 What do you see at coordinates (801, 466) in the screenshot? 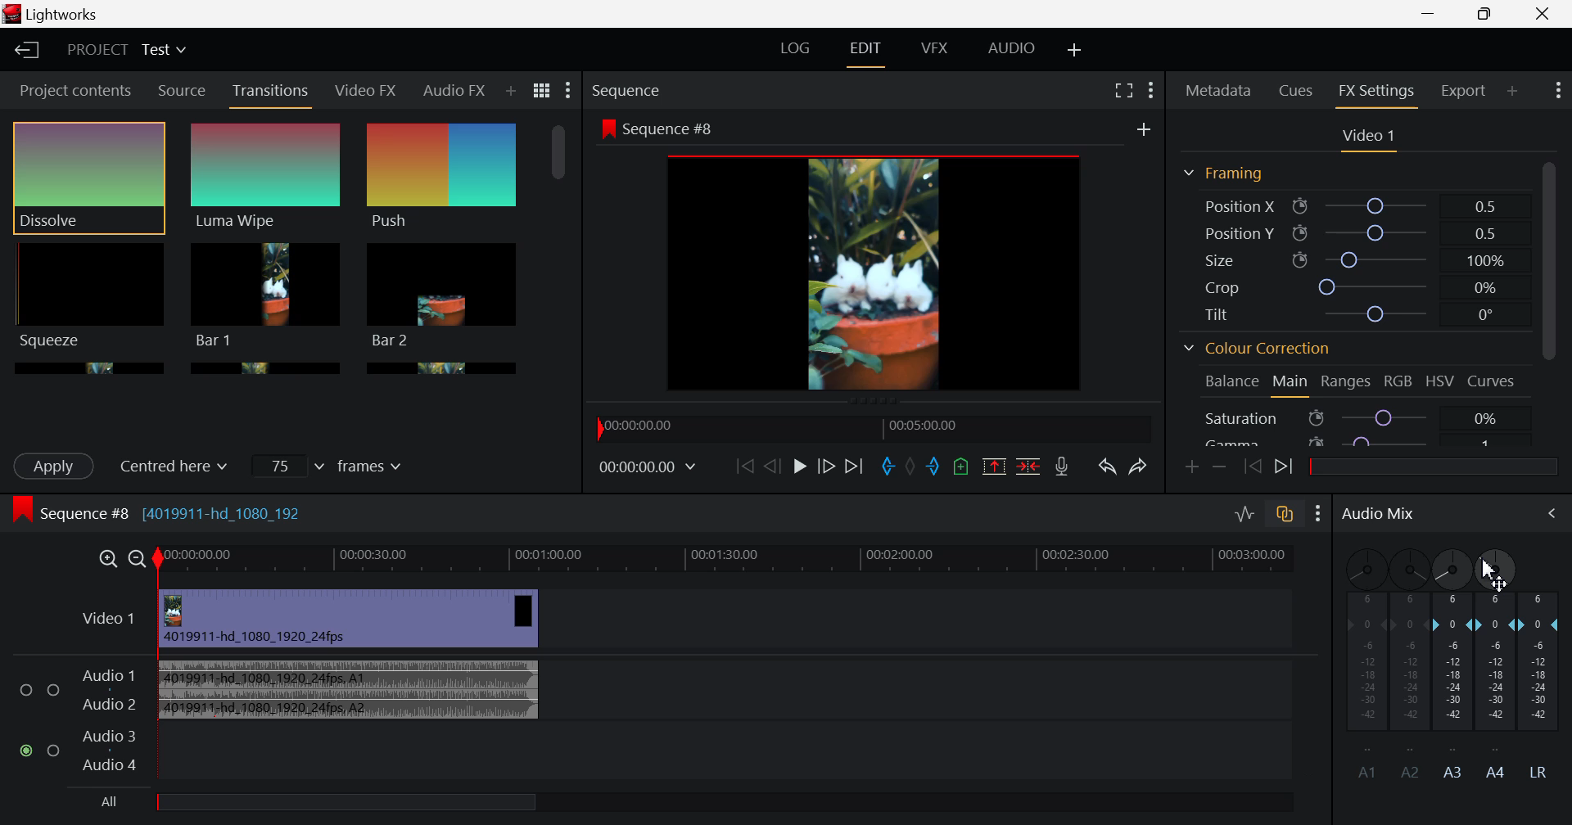
I see `Play` at bounding box center [801, 466].